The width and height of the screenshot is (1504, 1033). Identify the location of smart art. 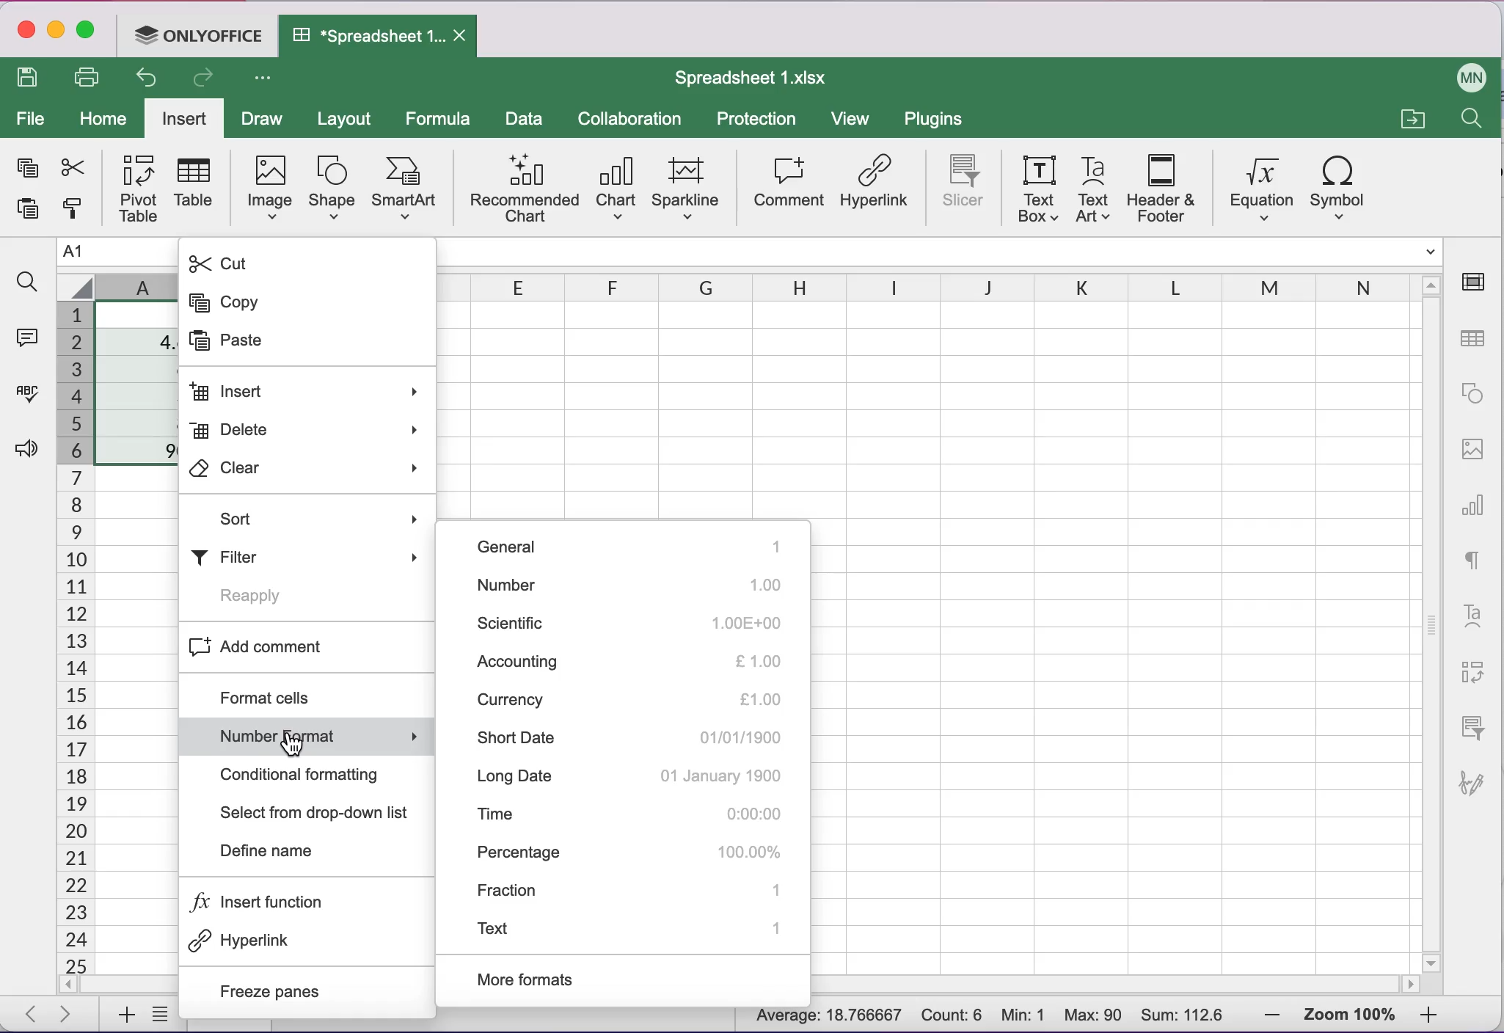
(407, 187).